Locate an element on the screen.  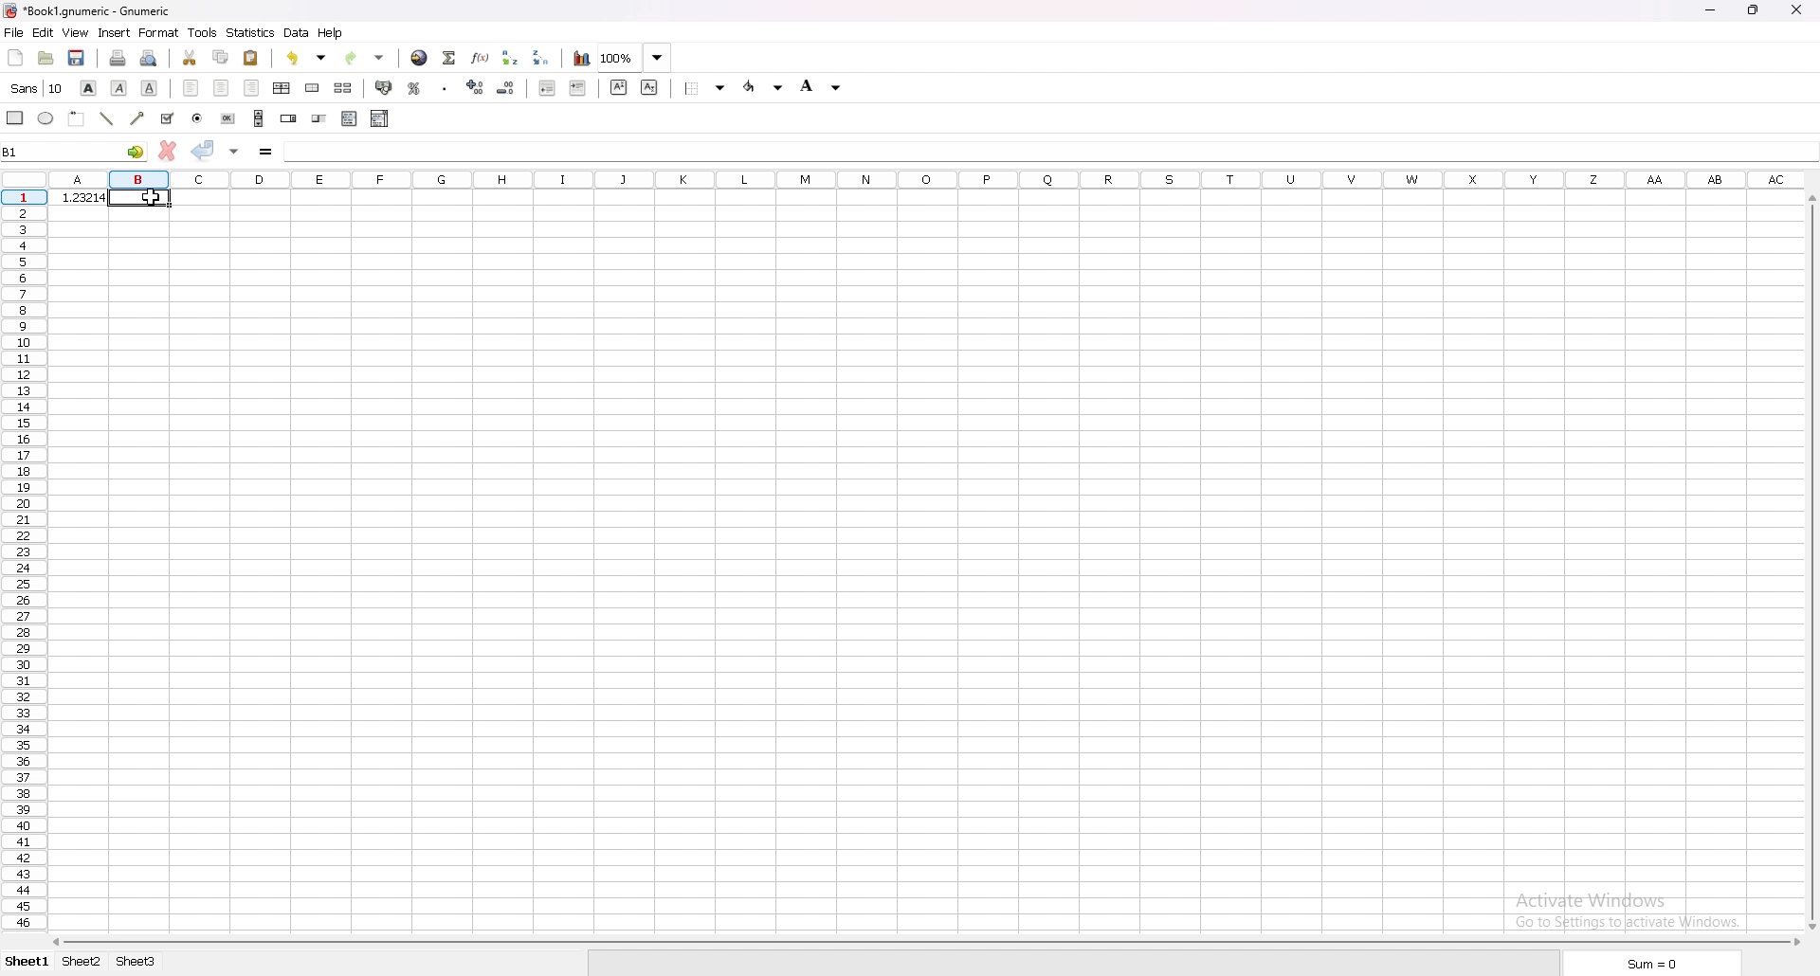
cursor is located at coordinates (157, 195).